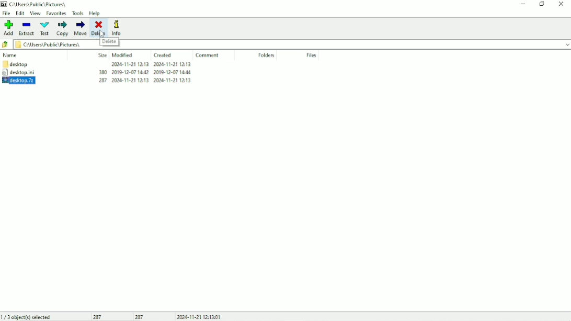 This screenshot has height=321, width=571. I want to click on 380 2019-12-07 1442 2019-12-07 14M, so click(144, 73).